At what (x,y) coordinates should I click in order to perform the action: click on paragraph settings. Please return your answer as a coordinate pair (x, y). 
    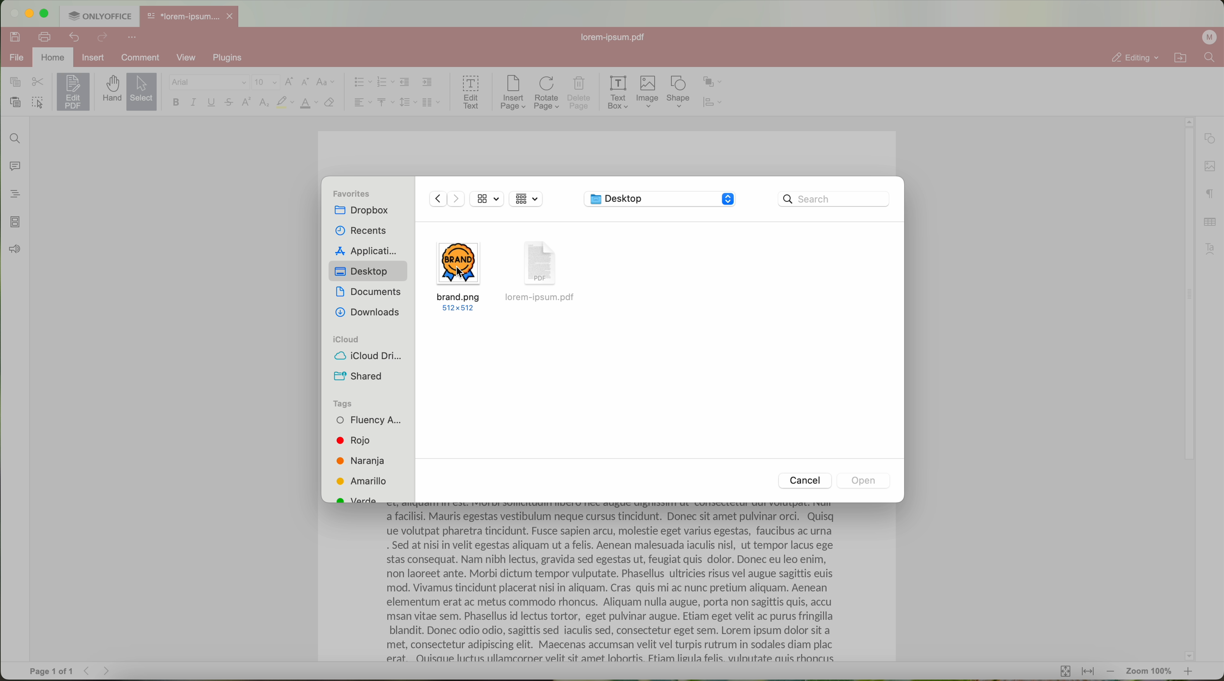
    Looking at the image, I should click on (1211, 193).